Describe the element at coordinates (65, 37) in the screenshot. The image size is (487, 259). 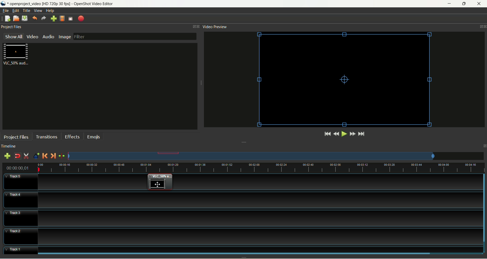
I see `image` at that location.